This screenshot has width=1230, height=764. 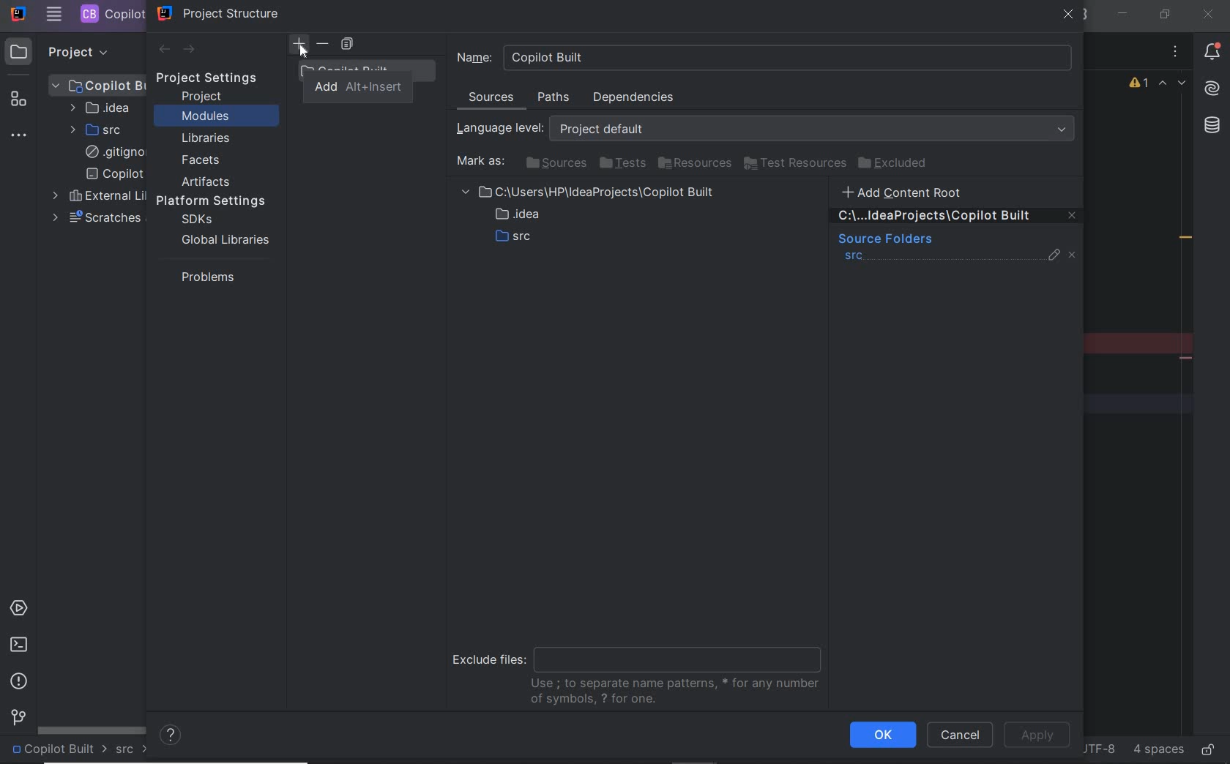 I want to click on project name, so click(x=59, y=750).